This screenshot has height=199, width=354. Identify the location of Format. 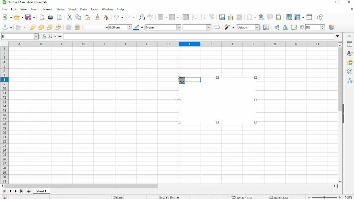
(48, 9).